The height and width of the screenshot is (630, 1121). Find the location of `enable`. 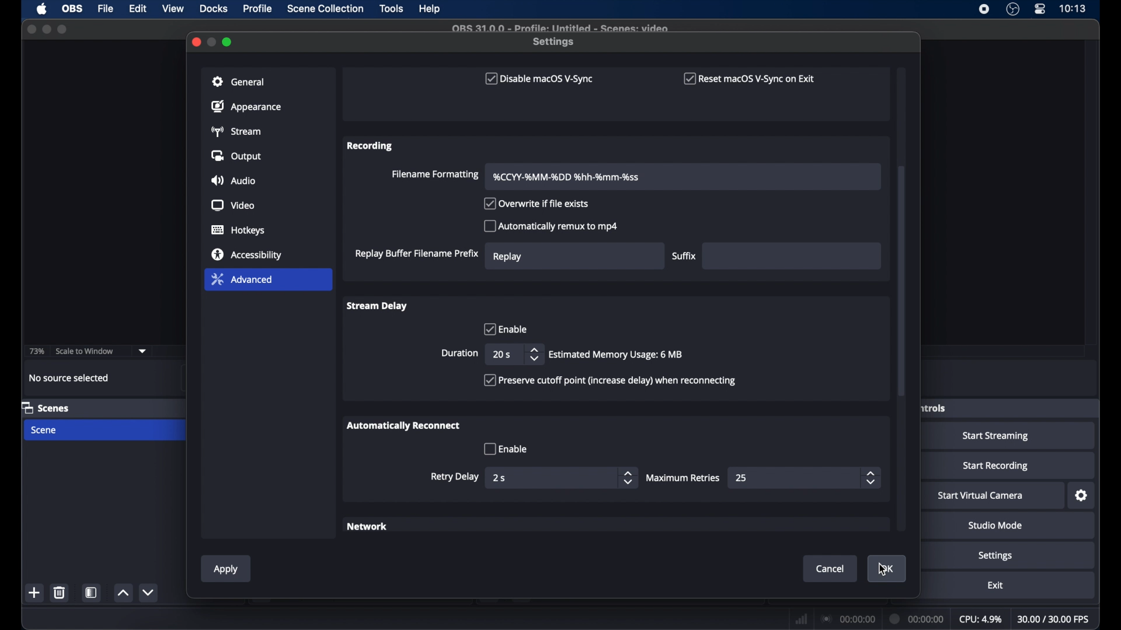

enable is located at coordinates (504, 328).